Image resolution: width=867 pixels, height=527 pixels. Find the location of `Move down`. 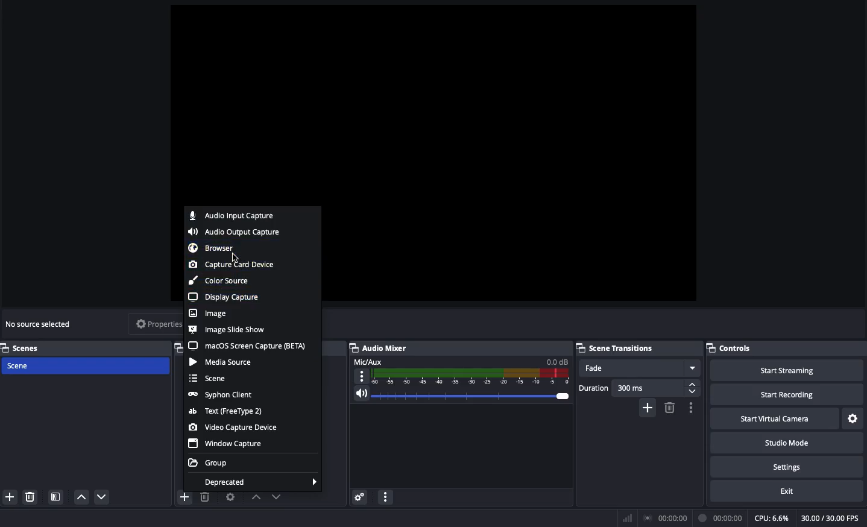

Move down is located at coordinates (277, 497).